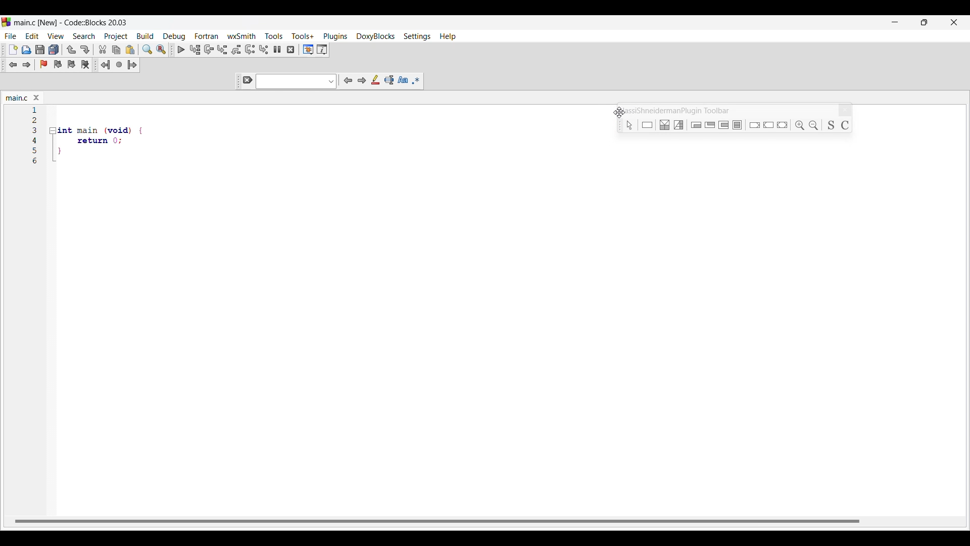  Describe the element at coordinates (241, 36) in the screenshot. I see `wxSmith menu` at that location.